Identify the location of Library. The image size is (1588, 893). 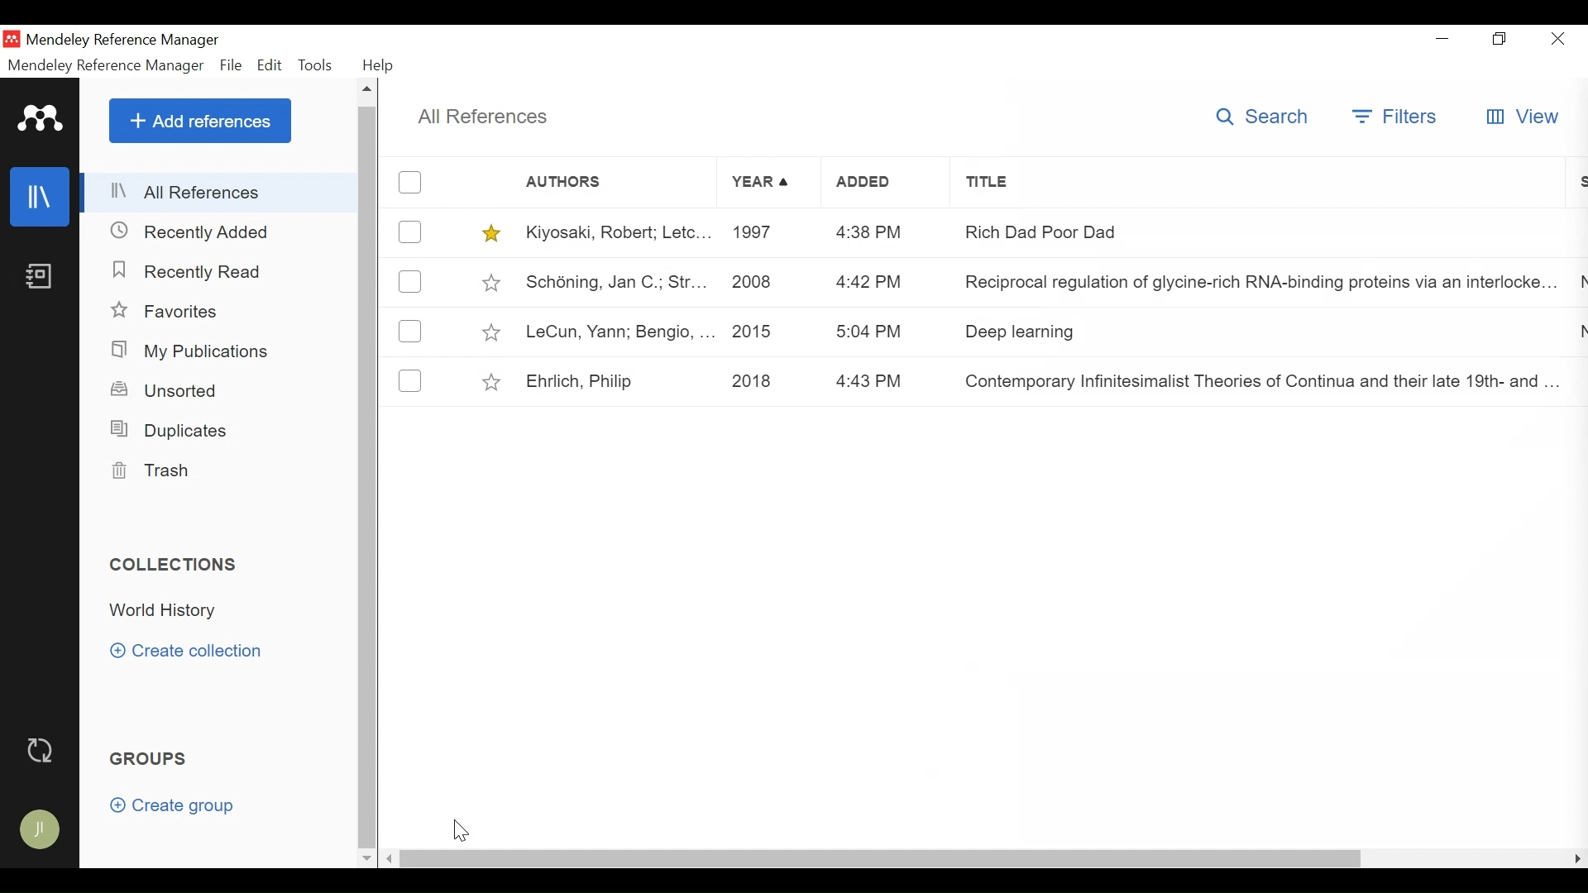
(41, 196).